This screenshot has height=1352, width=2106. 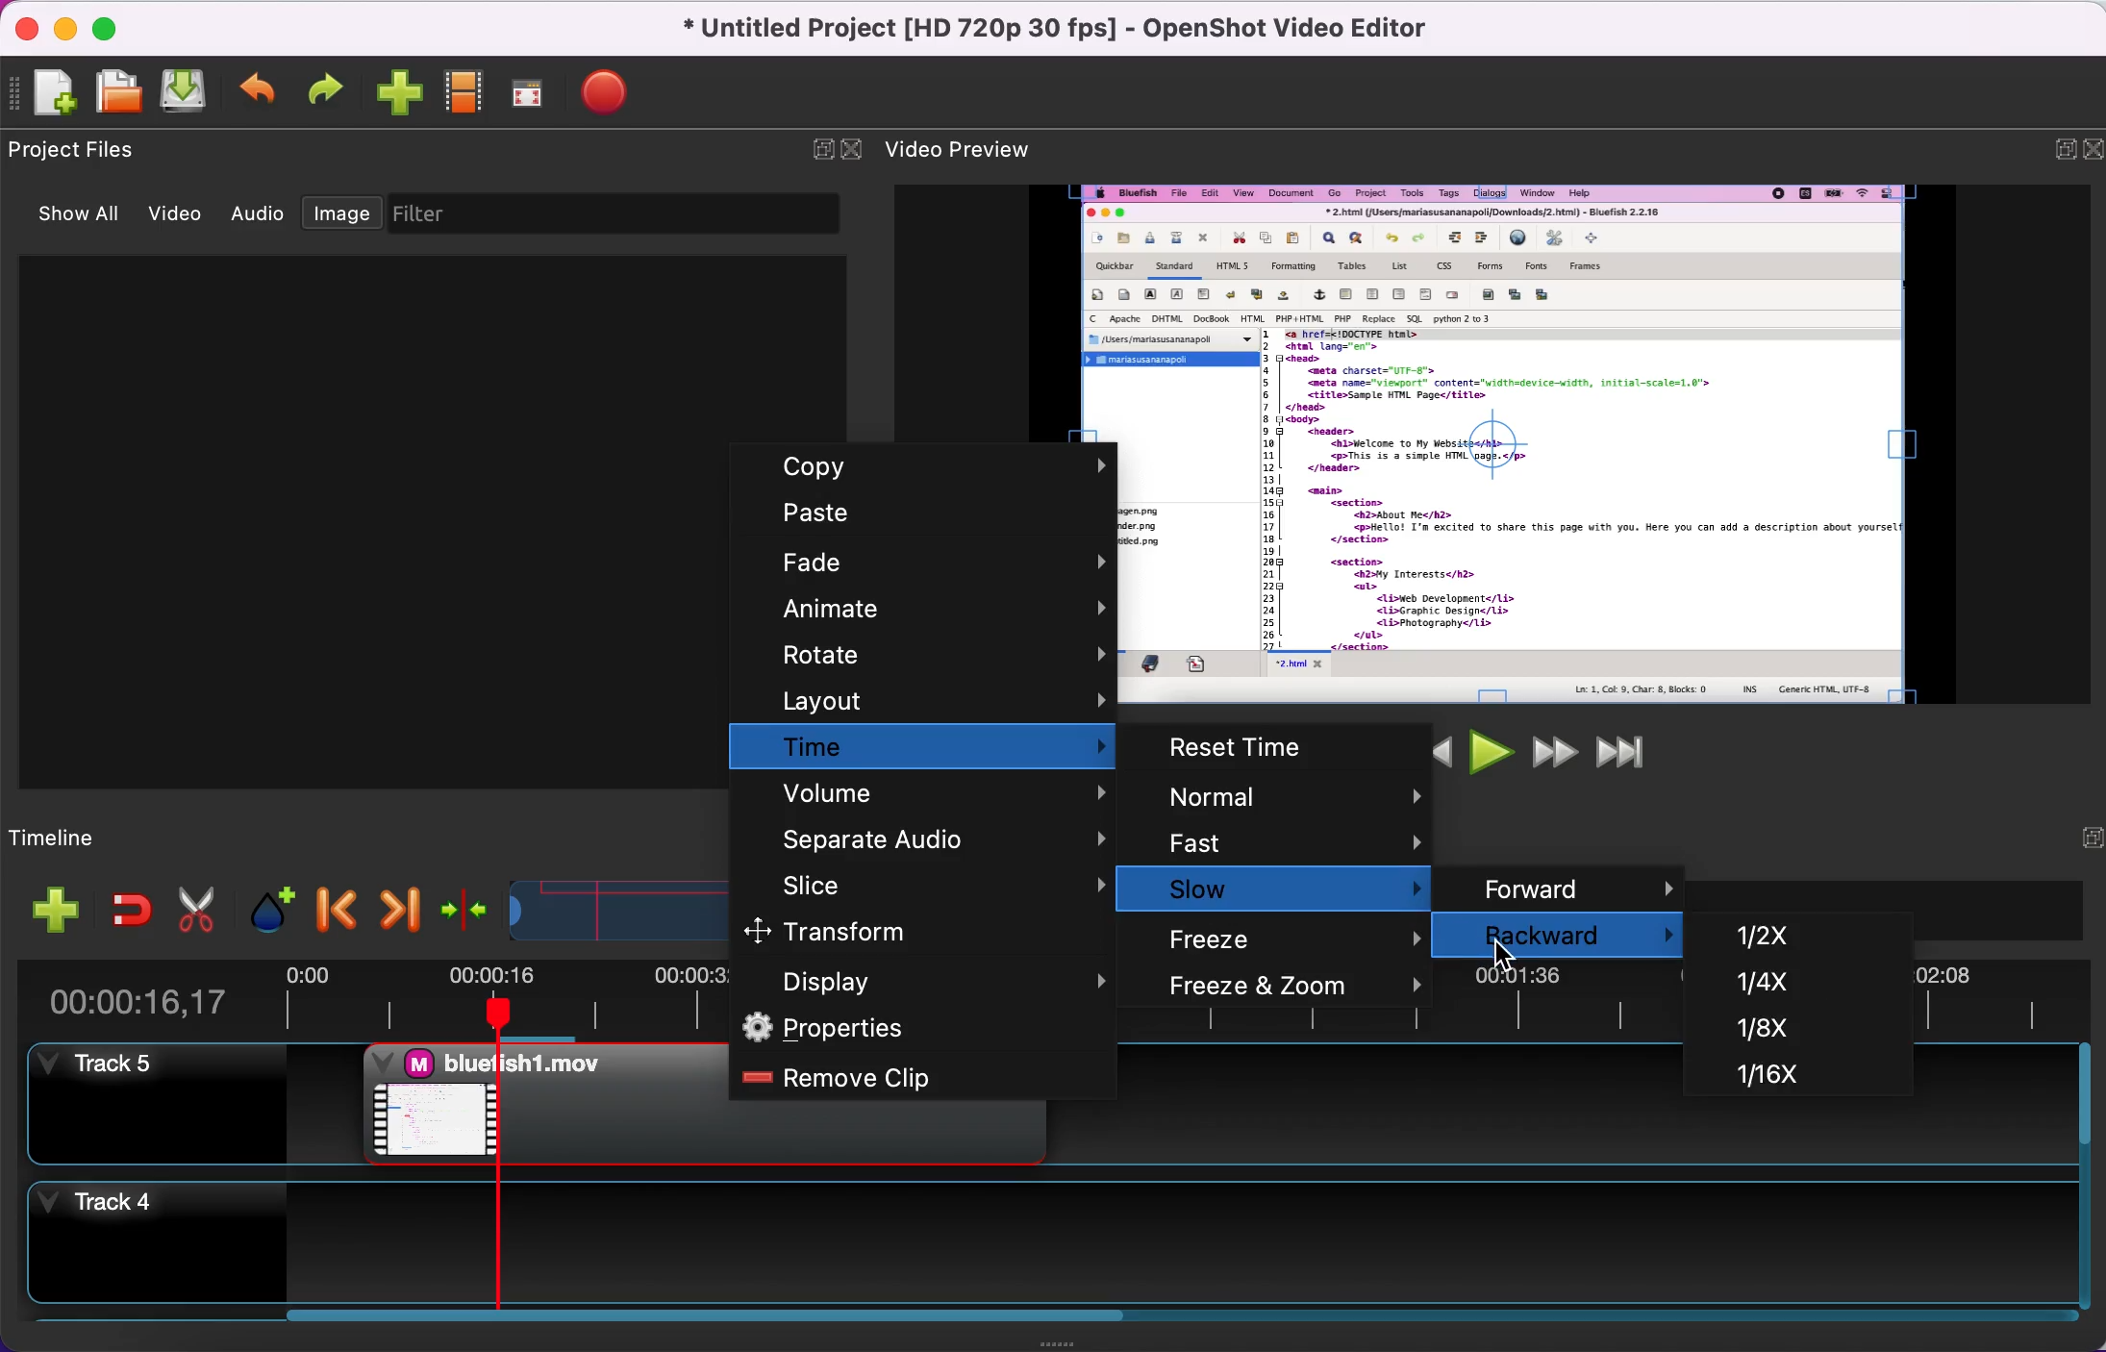 What do you see at coordinates (814, 149) in the screenshot?
I see `expand/hide` at bounding box center [814, 149].